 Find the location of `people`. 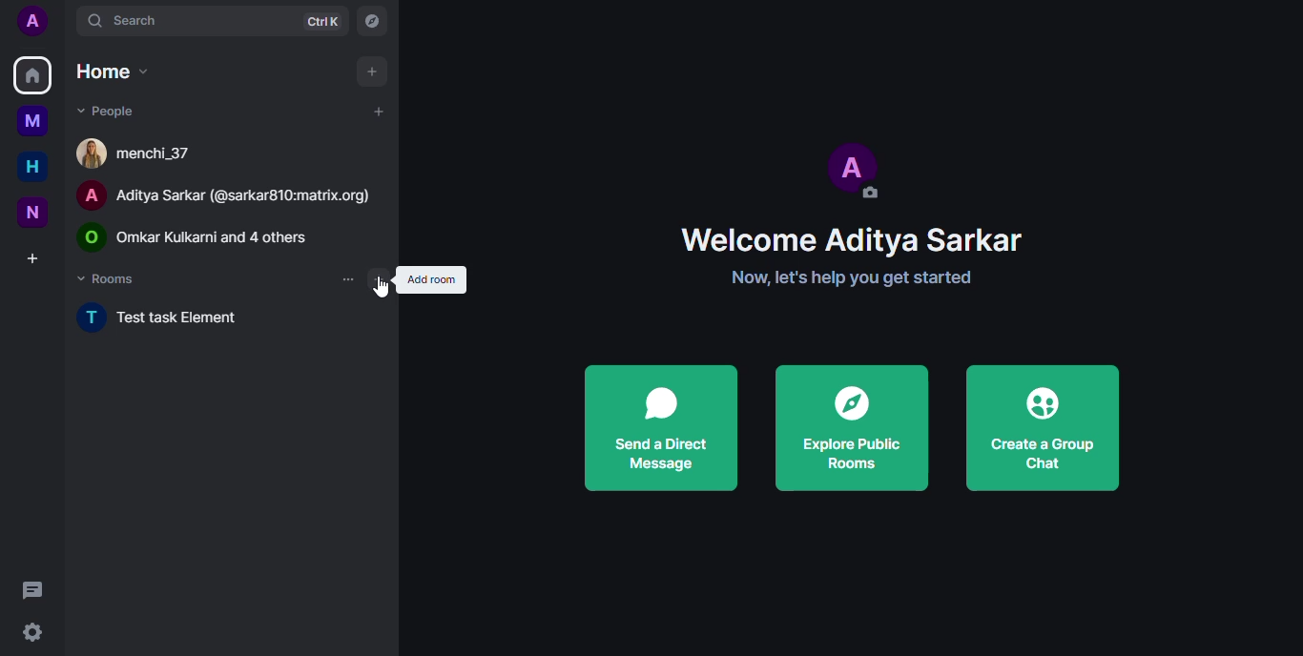

people is located at coordinates (105, 110).